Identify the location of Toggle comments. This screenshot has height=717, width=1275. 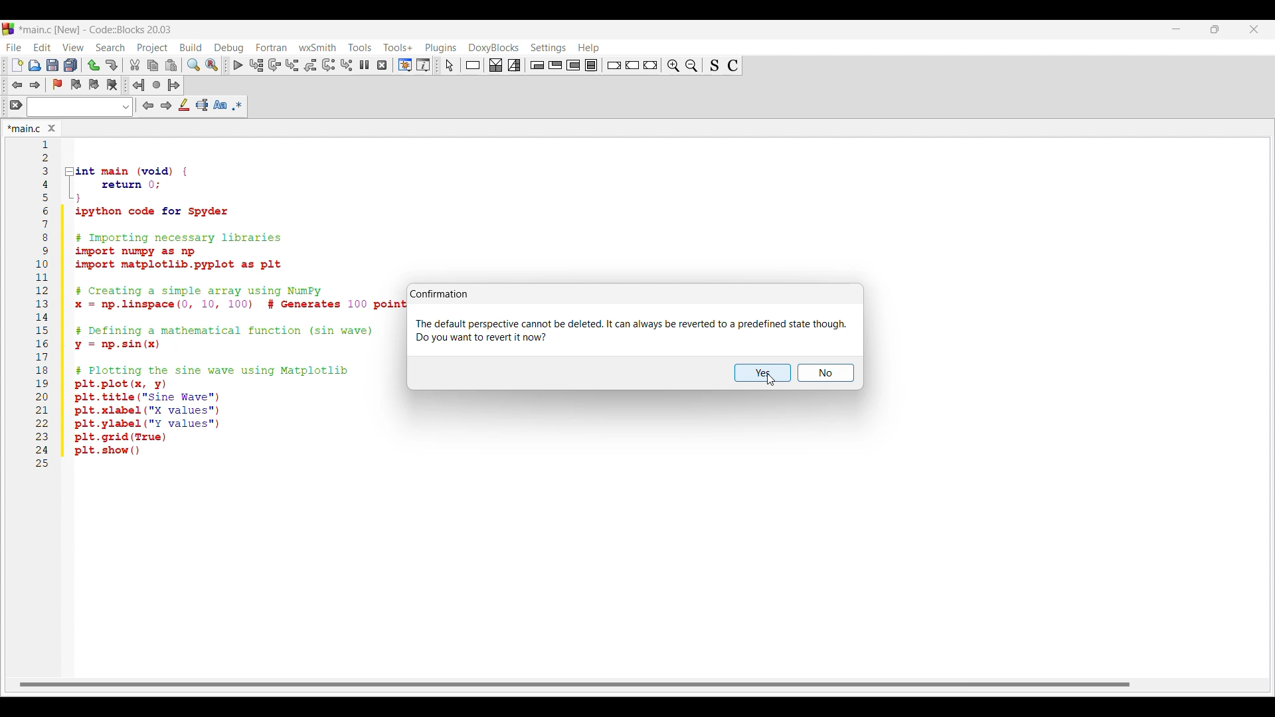
(733, 66).